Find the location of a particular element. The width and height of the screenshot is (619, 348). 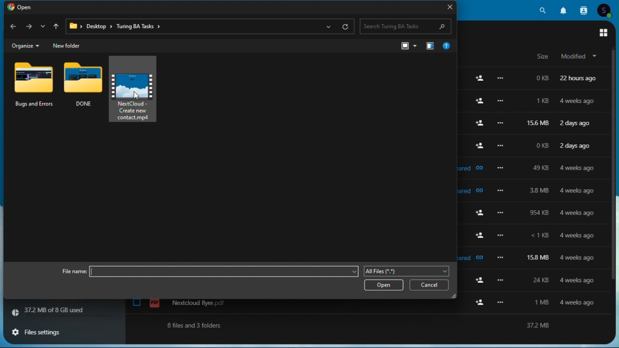

open is located at coordinates (383, 286).